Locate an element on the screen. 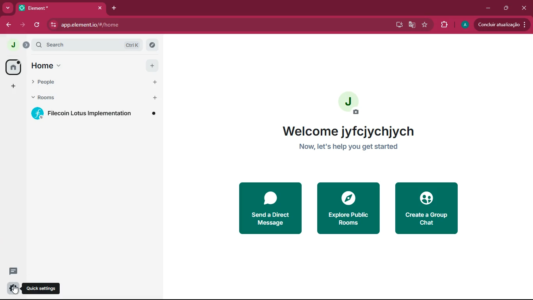 This screenshot has height=300, width=533. quick settings is located at coordinates (42, 288).